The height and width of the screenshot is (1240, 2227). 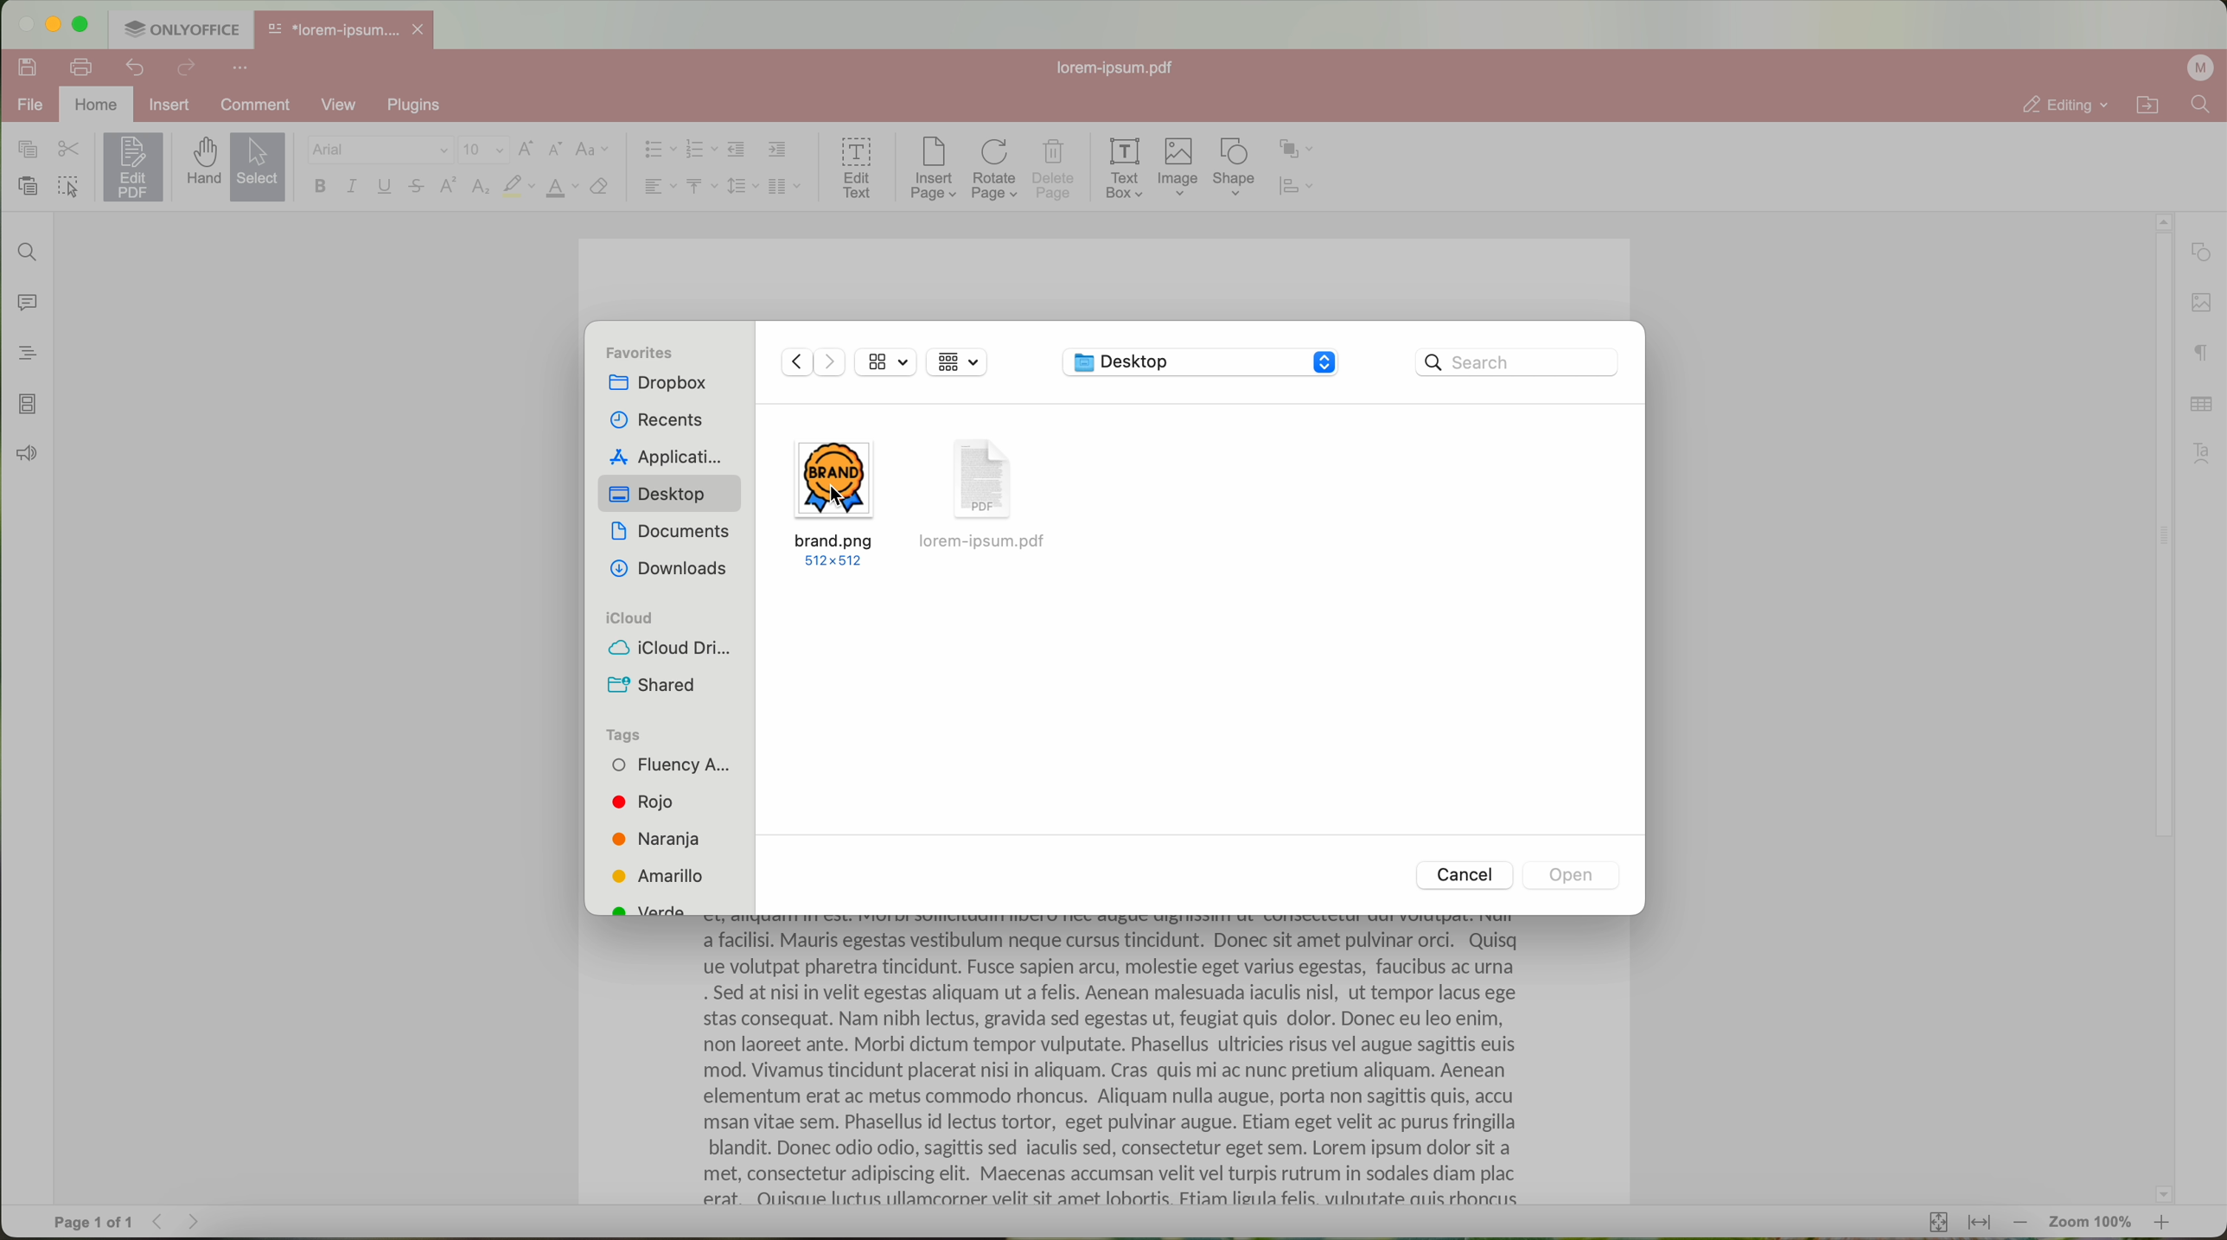 What do you see at coordinates (2206, 453) in the screenshot?
I see `text art settings` at bounding box center [2206, 453].